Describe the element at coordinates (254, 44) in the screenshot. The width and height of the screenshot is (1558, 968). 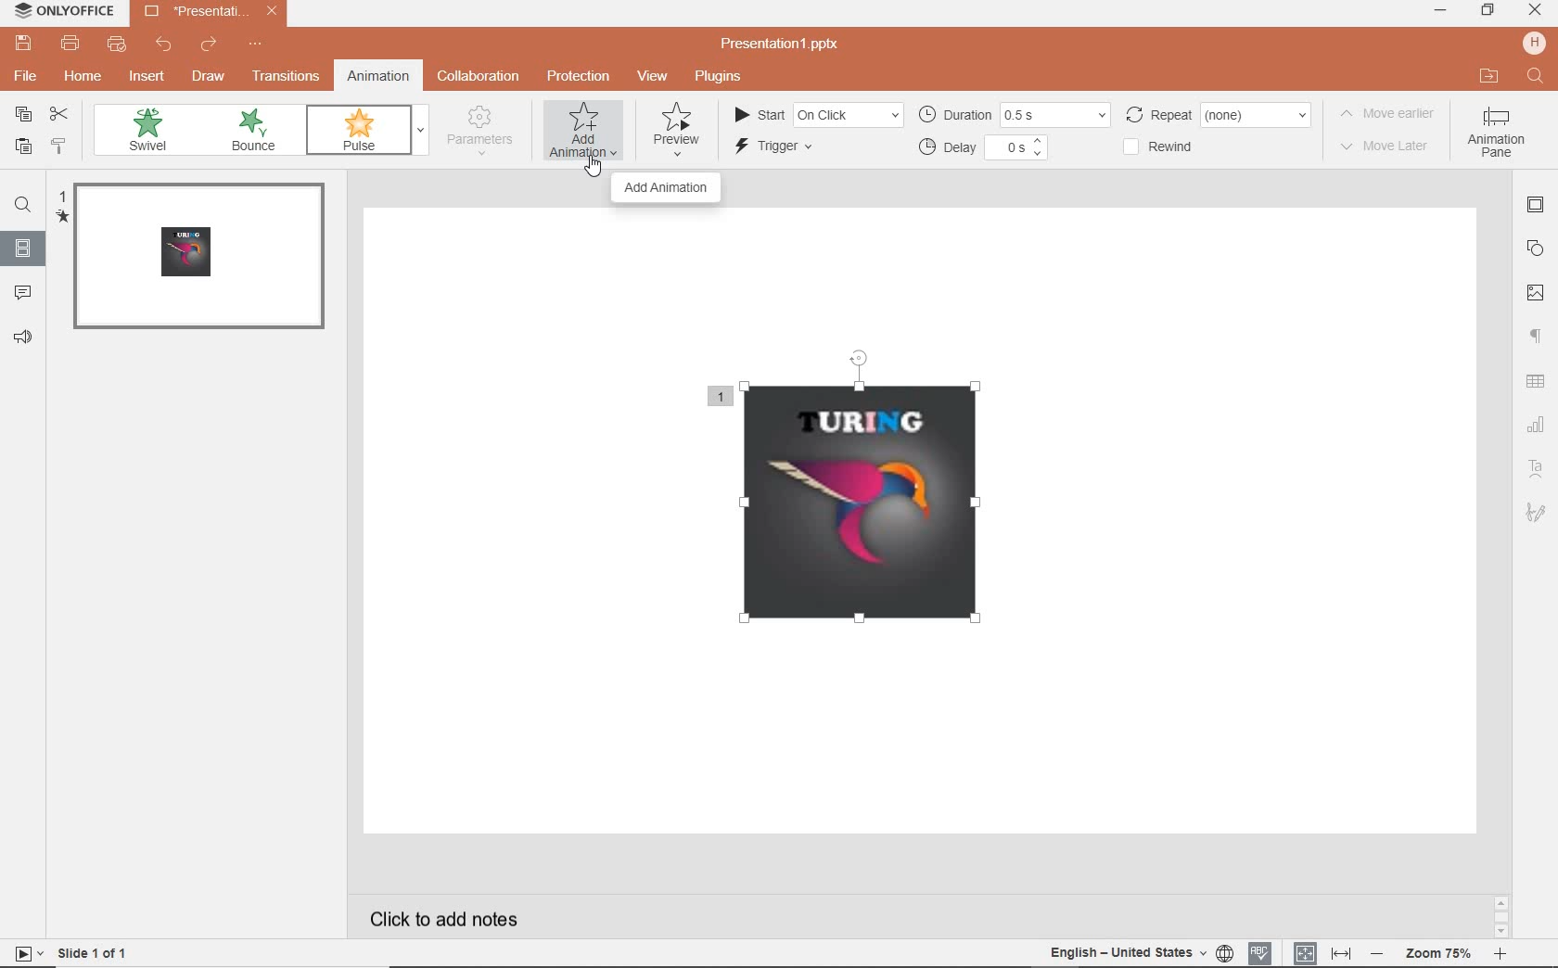
I see `customize quick access toolbar` at that location.